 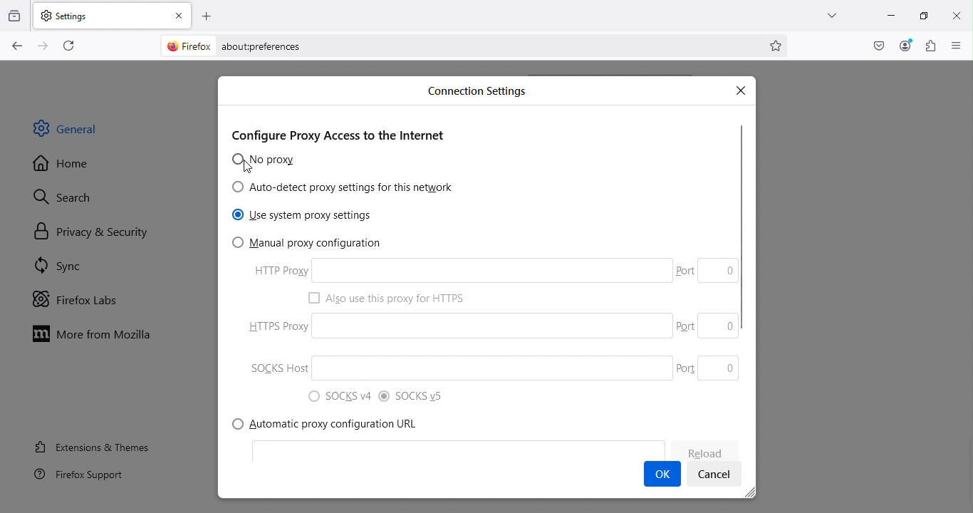 What do you see at coordinates (85, 231) in the screenshot?
I see `Privacy and security` at bounding box center [85, 231].